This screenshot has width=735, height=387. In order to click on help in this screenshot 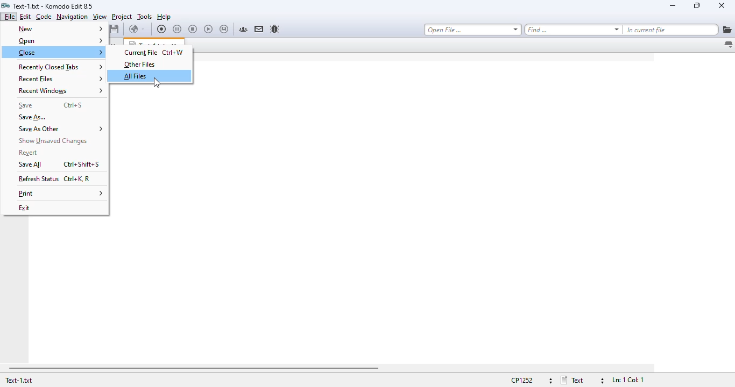, I will do `click(164, 17)`.